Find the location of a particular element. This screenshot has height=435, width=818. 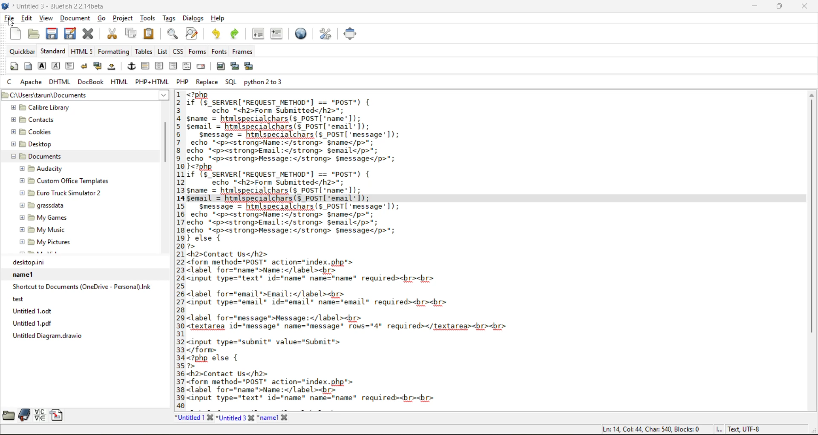

Untitled 1.odt is located at coordinates (85, 311).